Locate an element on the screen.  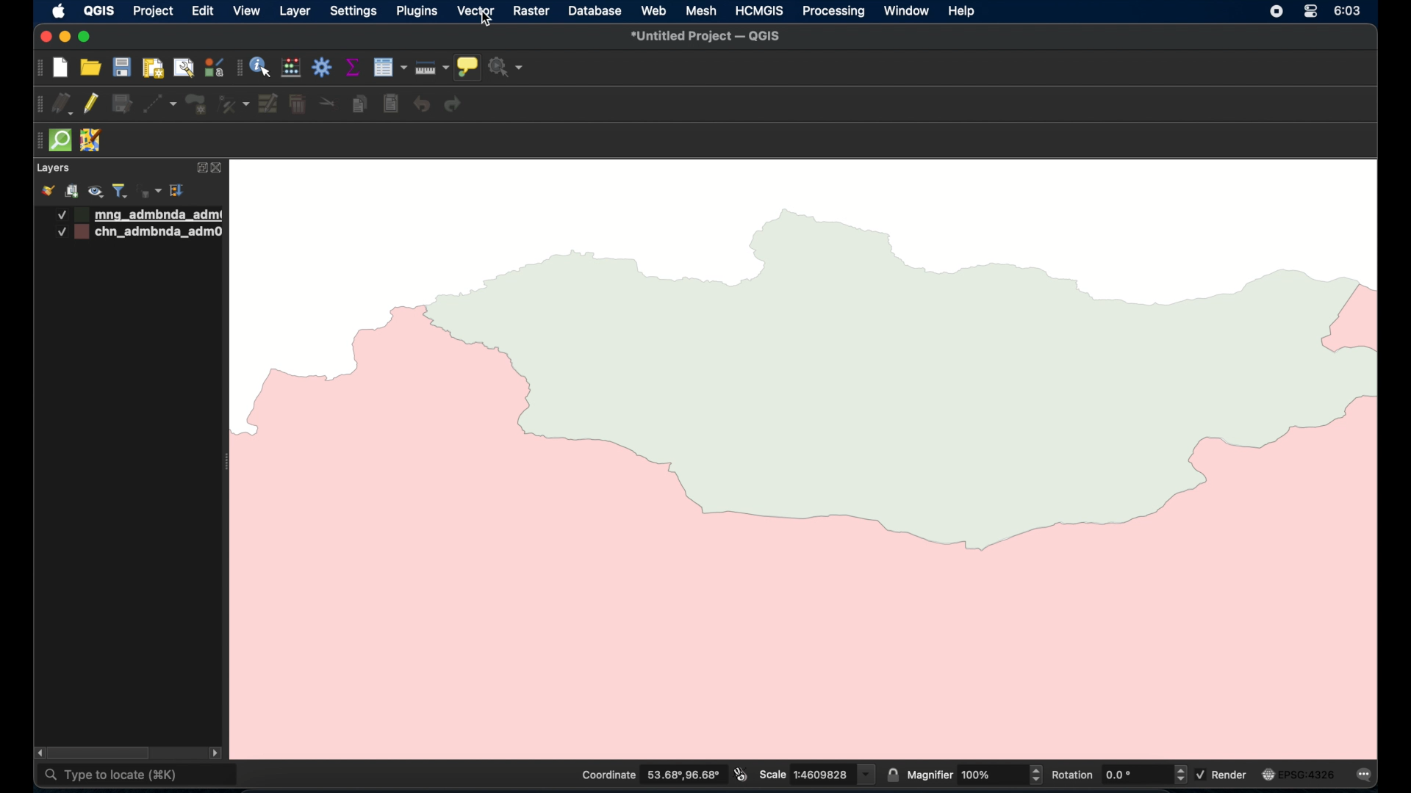
current edits is located at coordinates (63, 104).